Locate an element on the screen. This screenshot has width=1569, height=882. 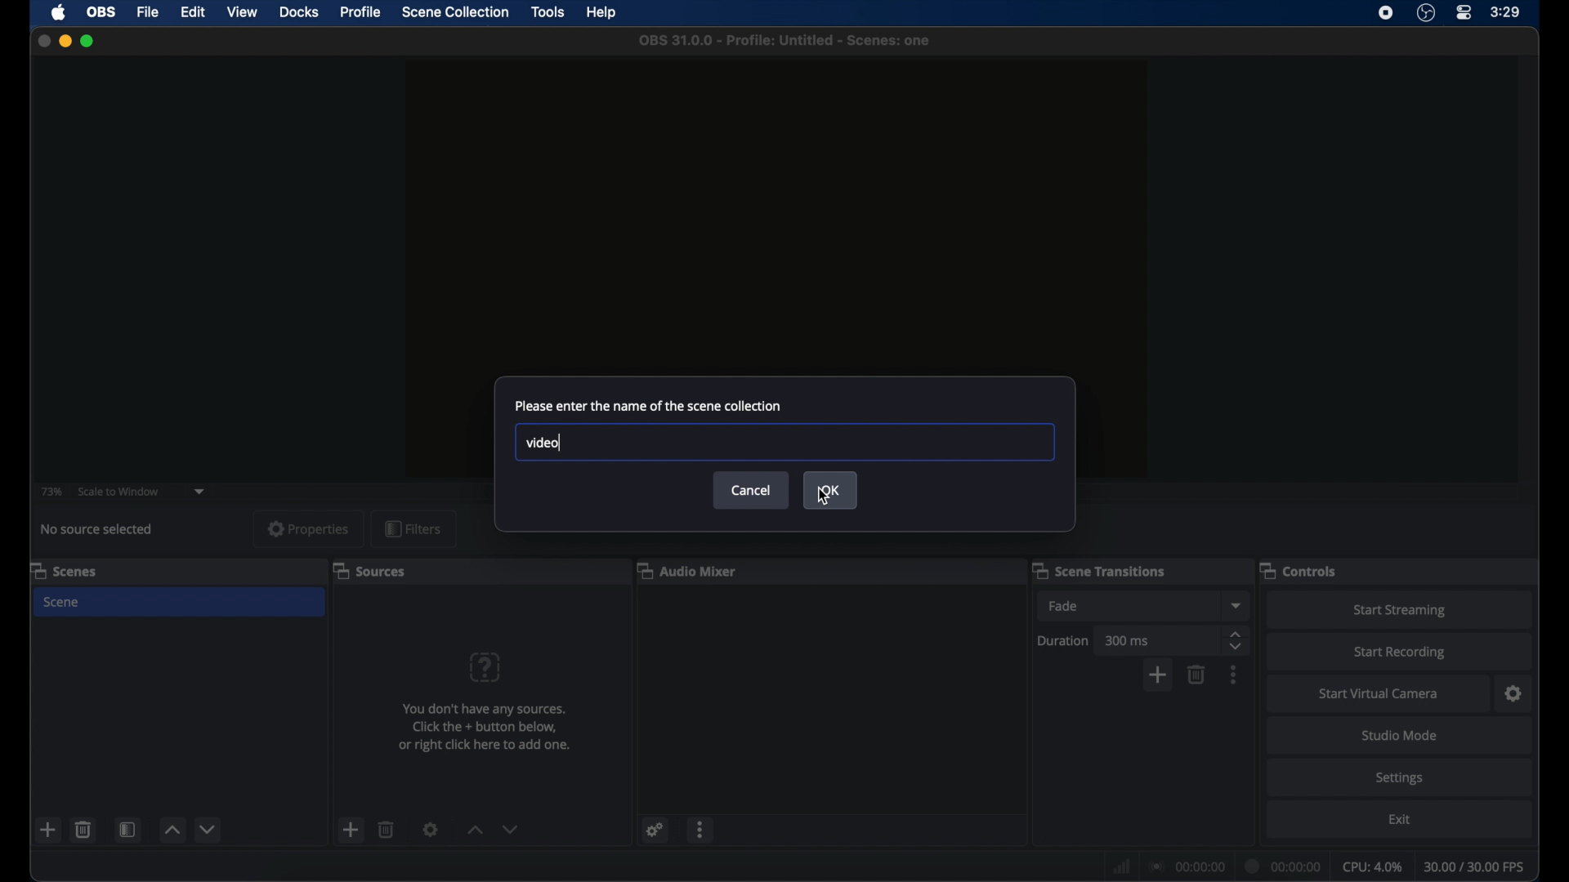
cpu is located at coordinates (1373, 866).